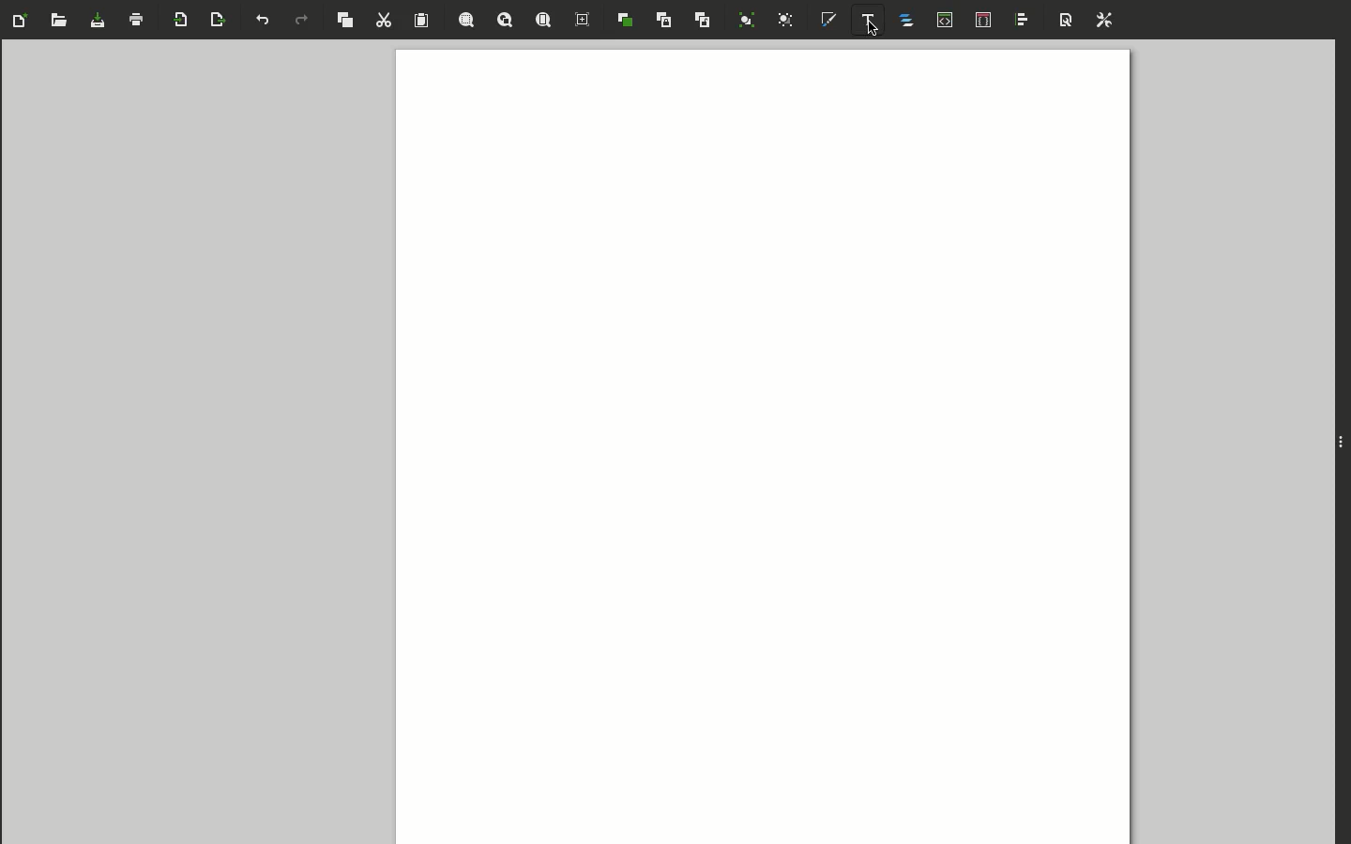 This screenshot has width=1351, height=844. What do you see at coordinates (183, 21) in the screenshot?
I see `Import` at bounding box center [183, 21].